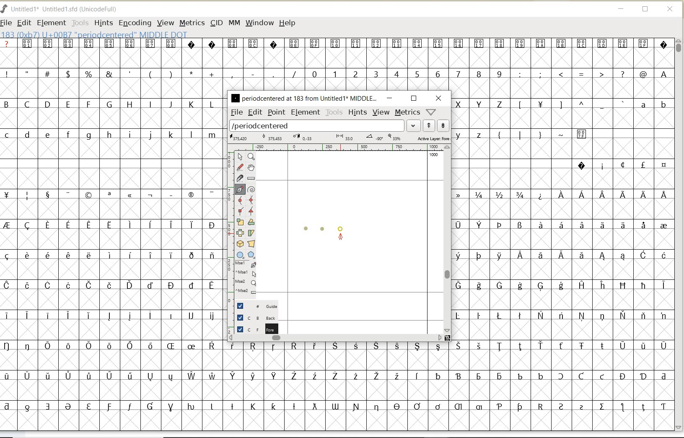 The image size is (684, 438). Describe the element at coordinates (481, 104) in the screenshot. I see `uppercase letters` at that location.